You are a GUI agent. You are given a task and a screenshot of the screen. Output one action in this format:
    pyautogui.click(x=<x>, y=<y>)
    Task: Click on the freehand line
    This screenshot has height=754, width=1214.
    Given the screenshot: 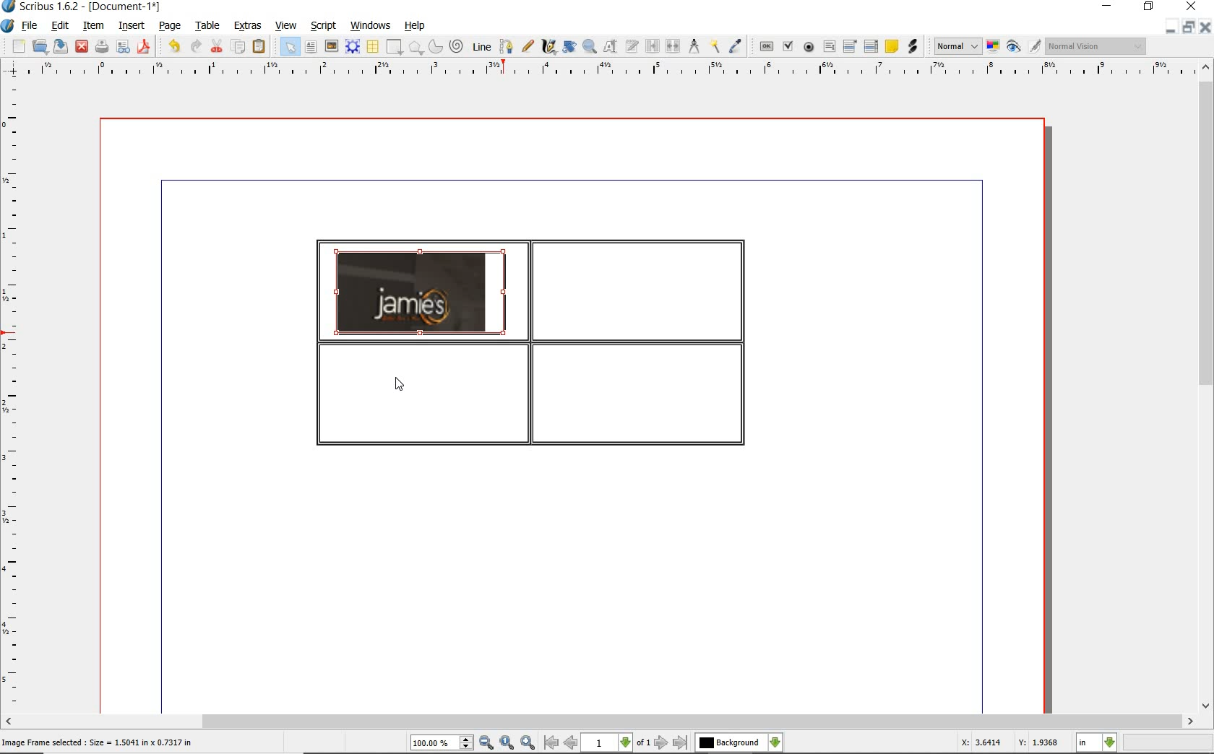 What is the action you would take?
    pyautogui.click(x=529, y=47)
    